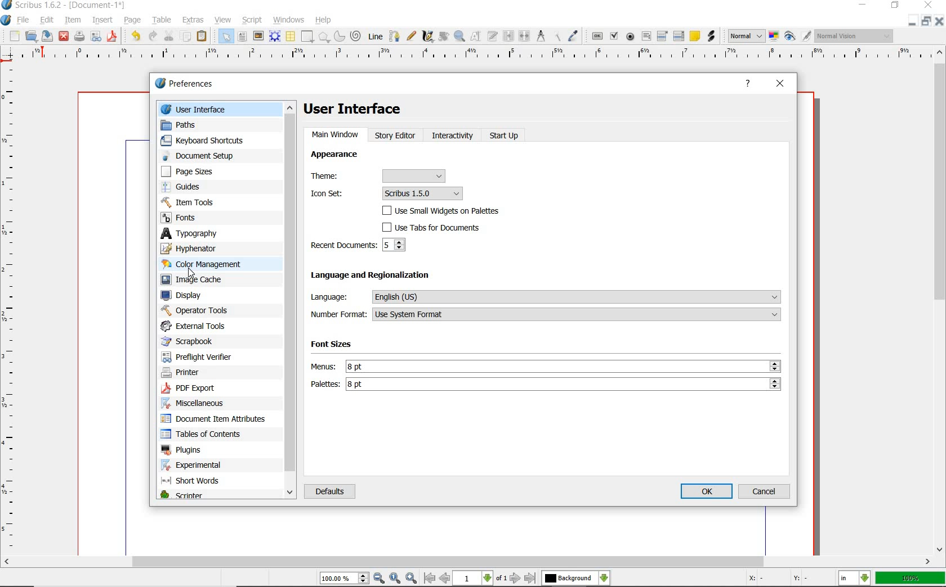  What do you see at coordinates (781, 84) in the screenshot?
I see `CLOSE` at bounding box center [781, 84].